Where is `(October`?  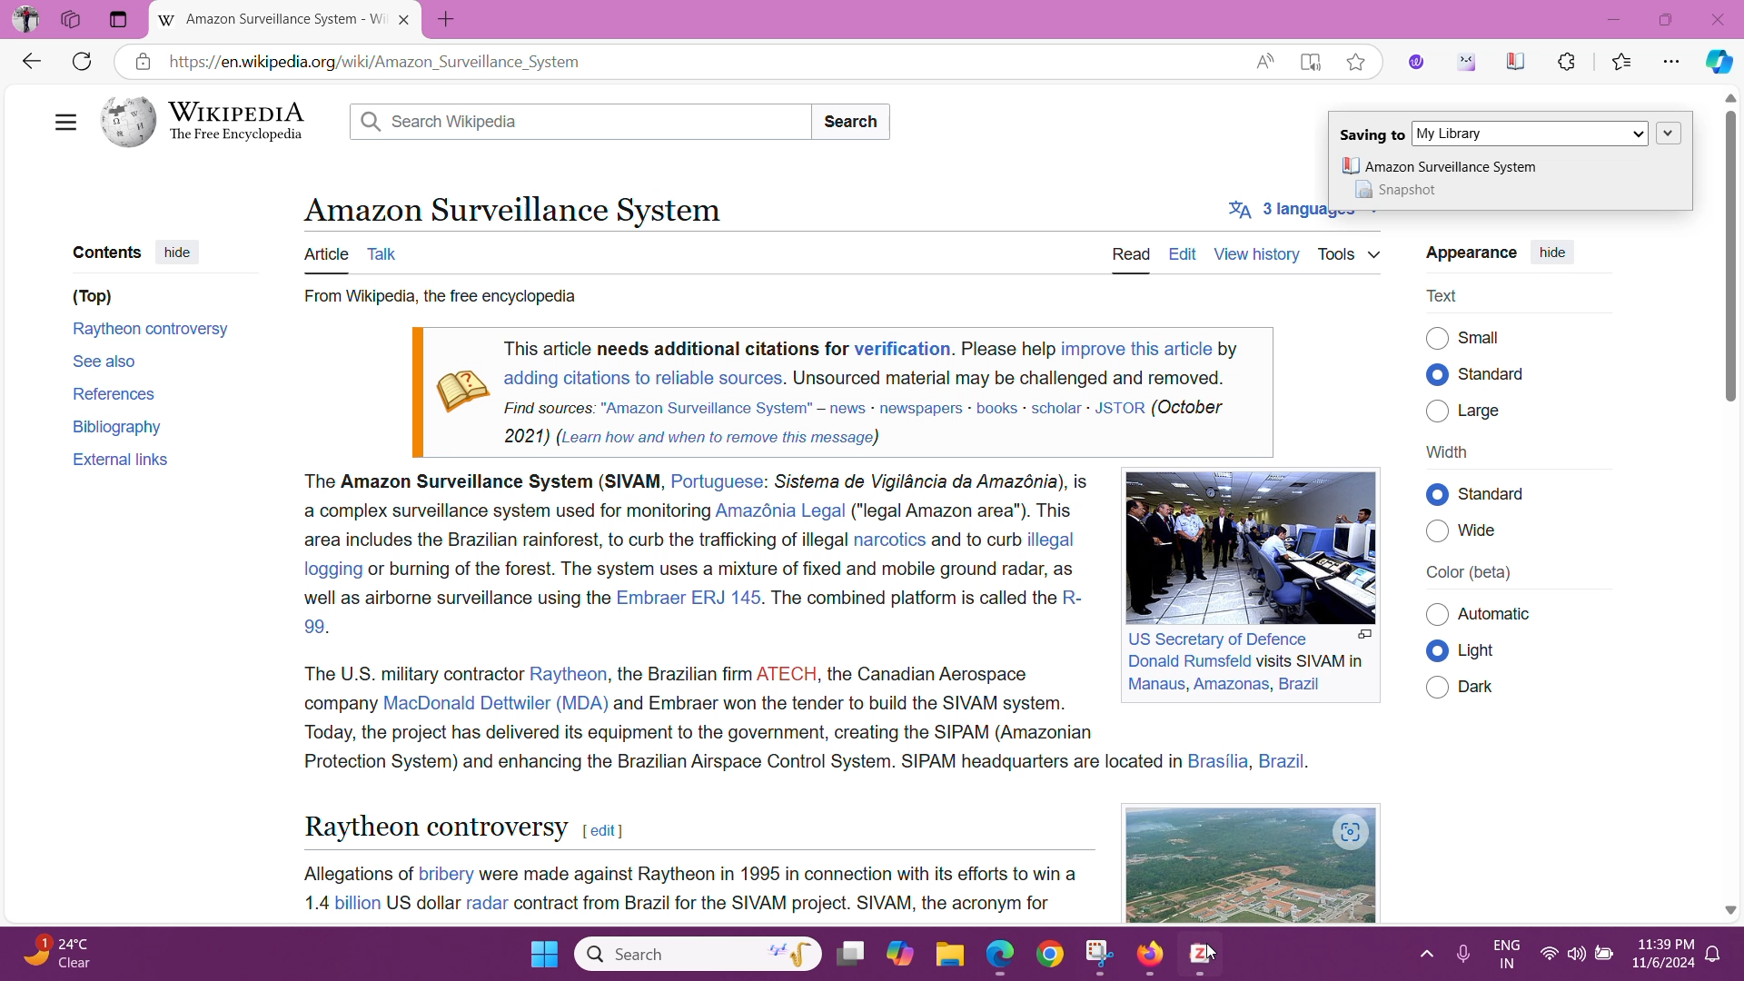 (October is located at coordinates (1190, 408).